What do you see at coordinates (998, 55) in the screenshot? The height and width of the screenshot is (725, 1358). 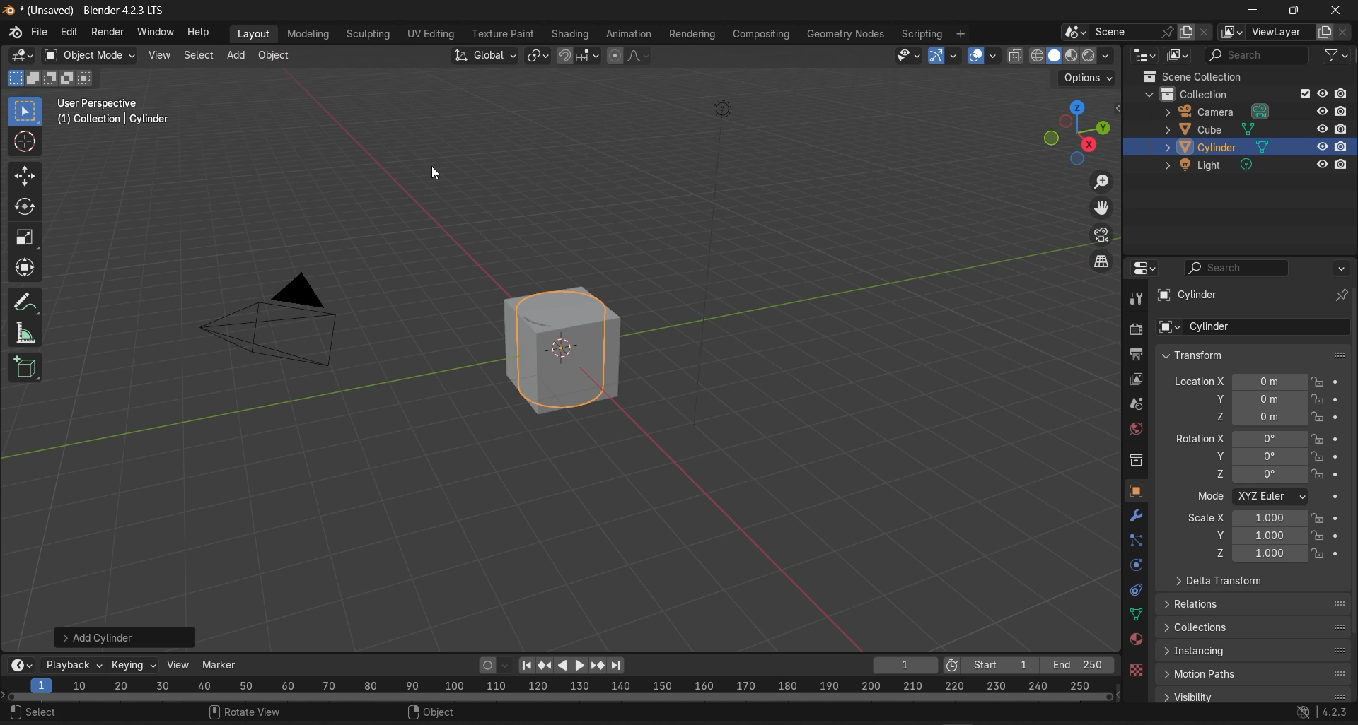 I see `overlays` at bounding box center [998, 55].